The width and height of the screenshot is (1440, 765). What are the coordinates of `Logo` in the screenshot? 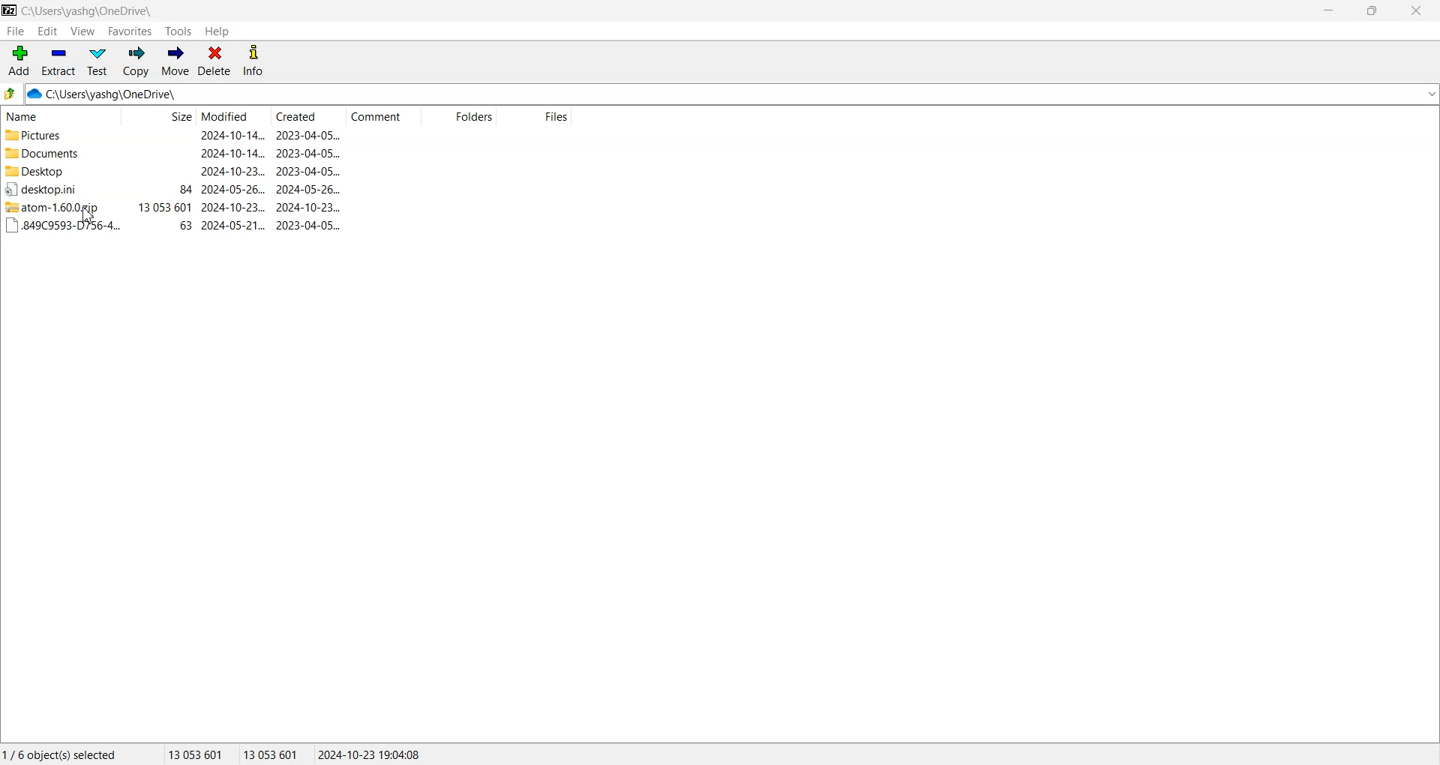 It's located at (10, 10).